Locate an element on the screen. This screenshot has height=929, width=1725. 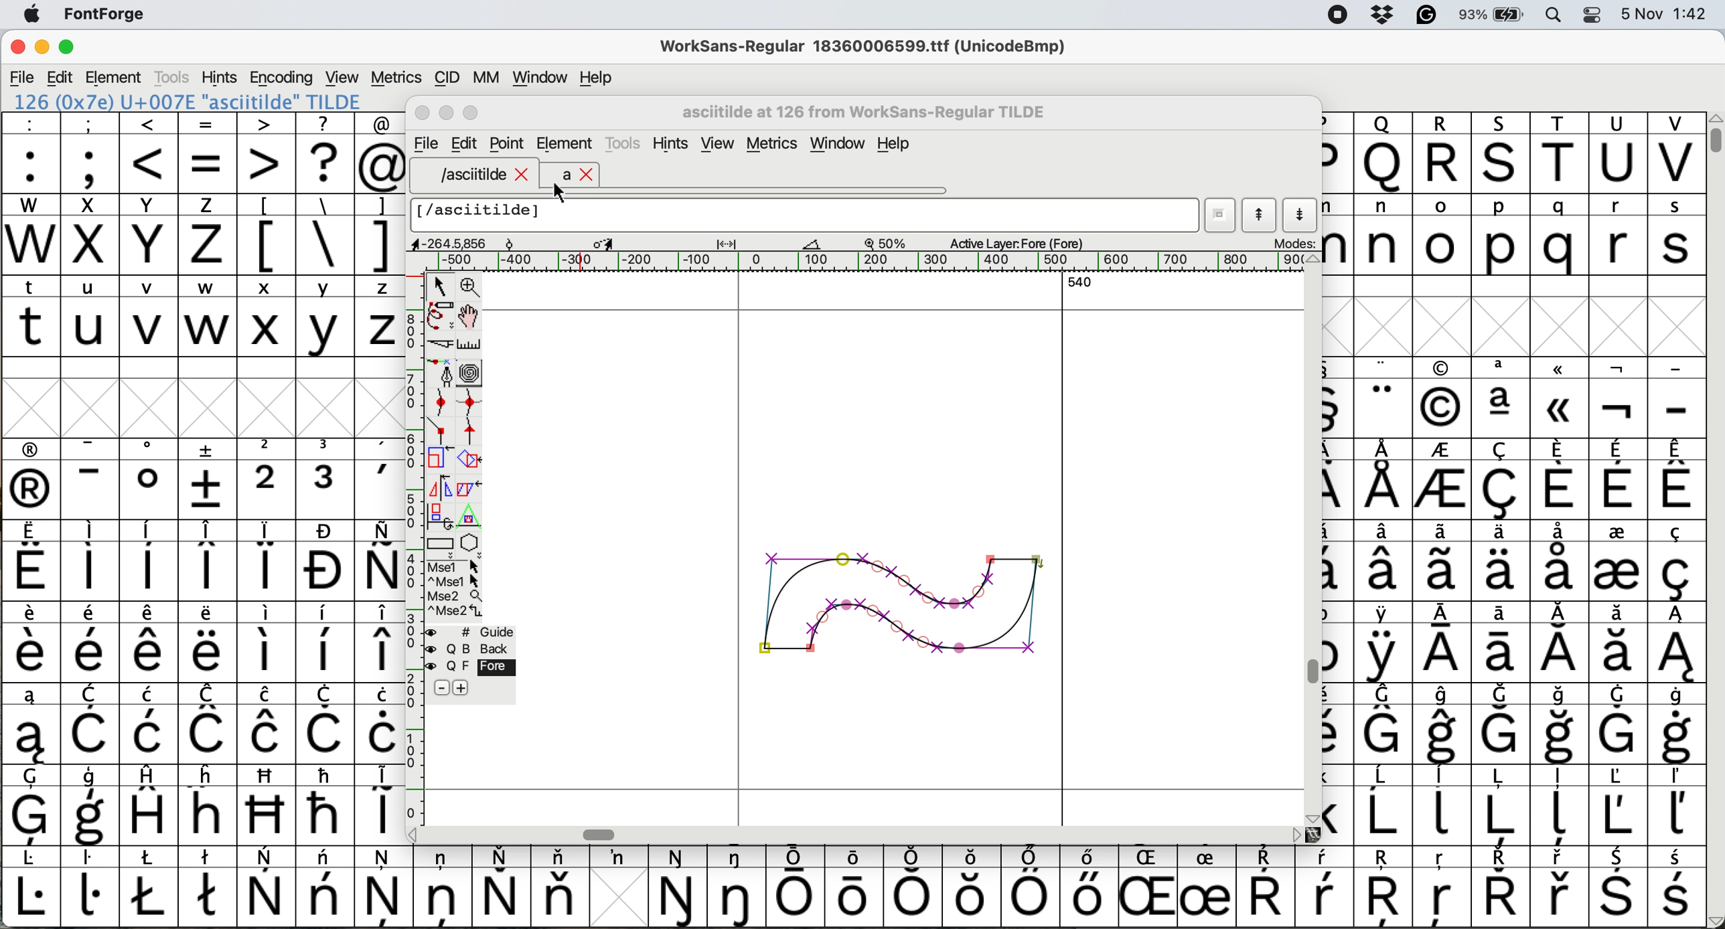
symbol is located at coordinates (618, 857).